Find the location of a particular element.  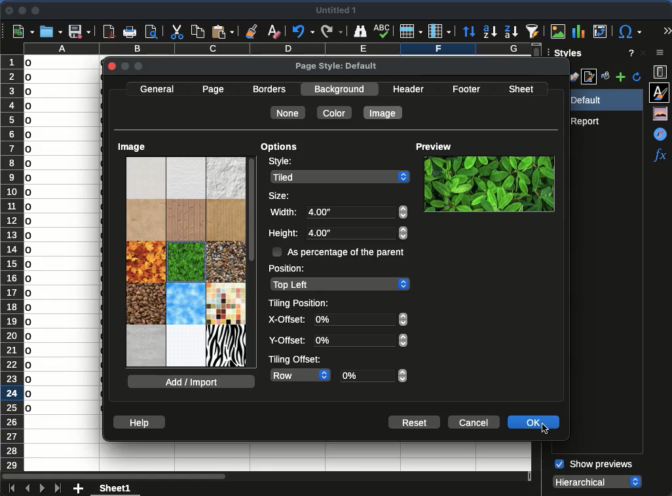

maximize is located at coordinates (37, 11).